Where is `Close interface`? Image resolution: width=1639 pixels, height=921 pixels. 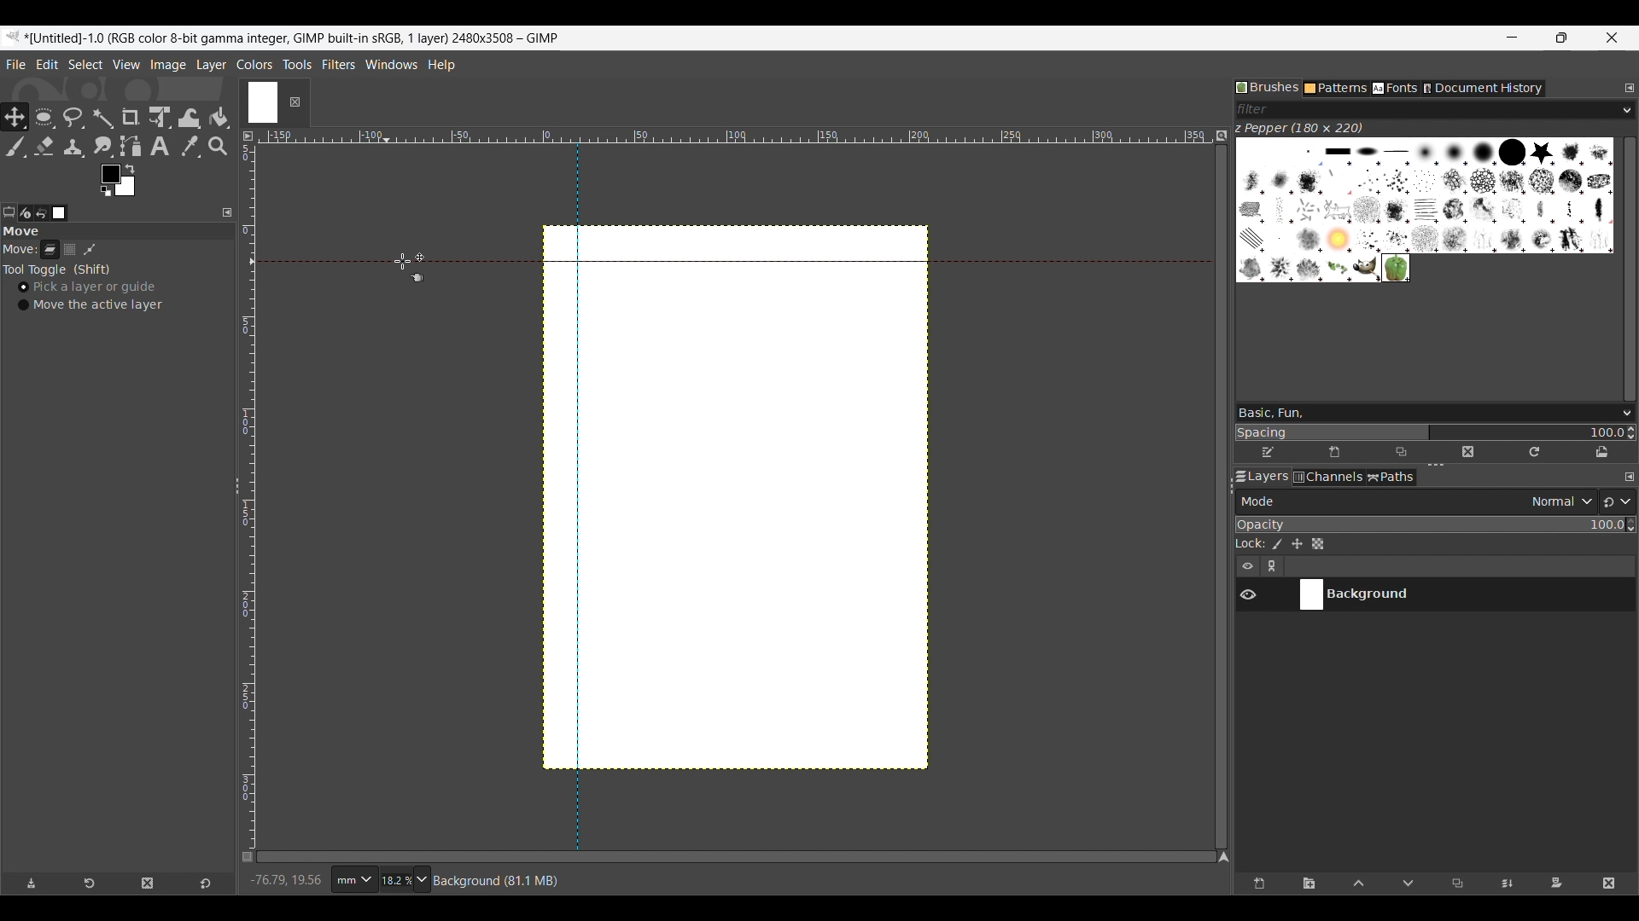 Close interface is located at coordinates (1611, 38).